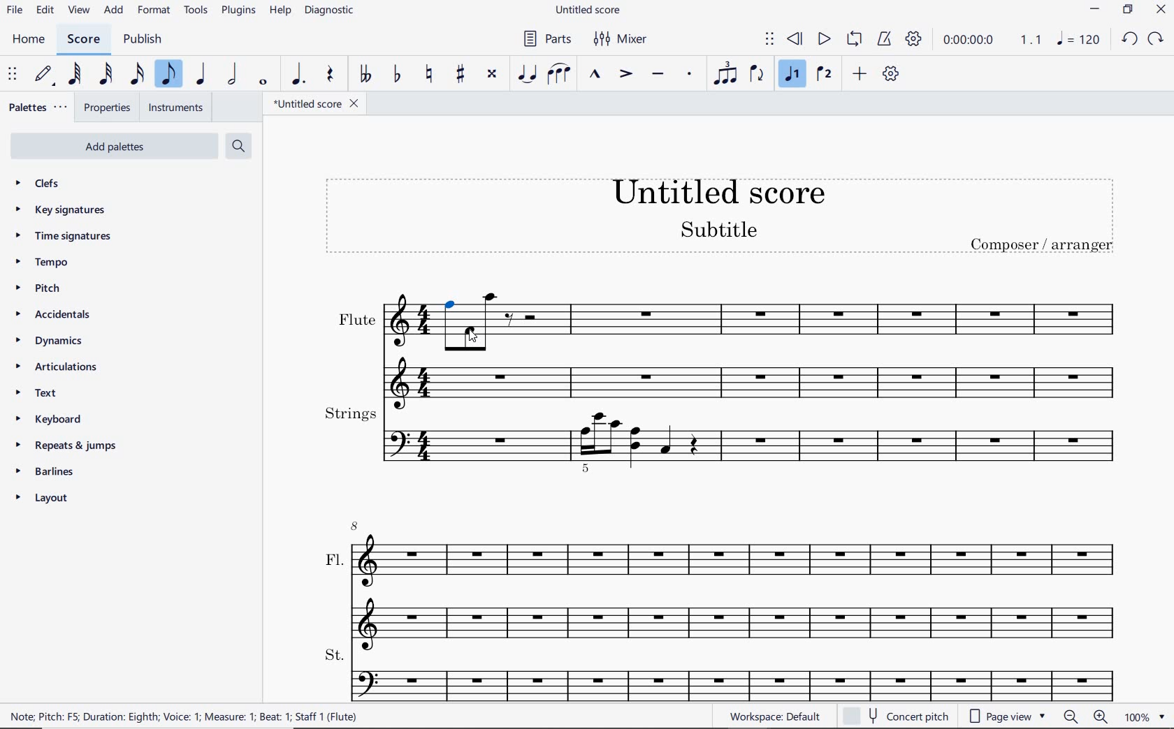 The image size is (1174, 729). What do you see at coordinates (234, 75) in the screenshot?
I see `HALF NOTE` at bounding box center [234, 75].